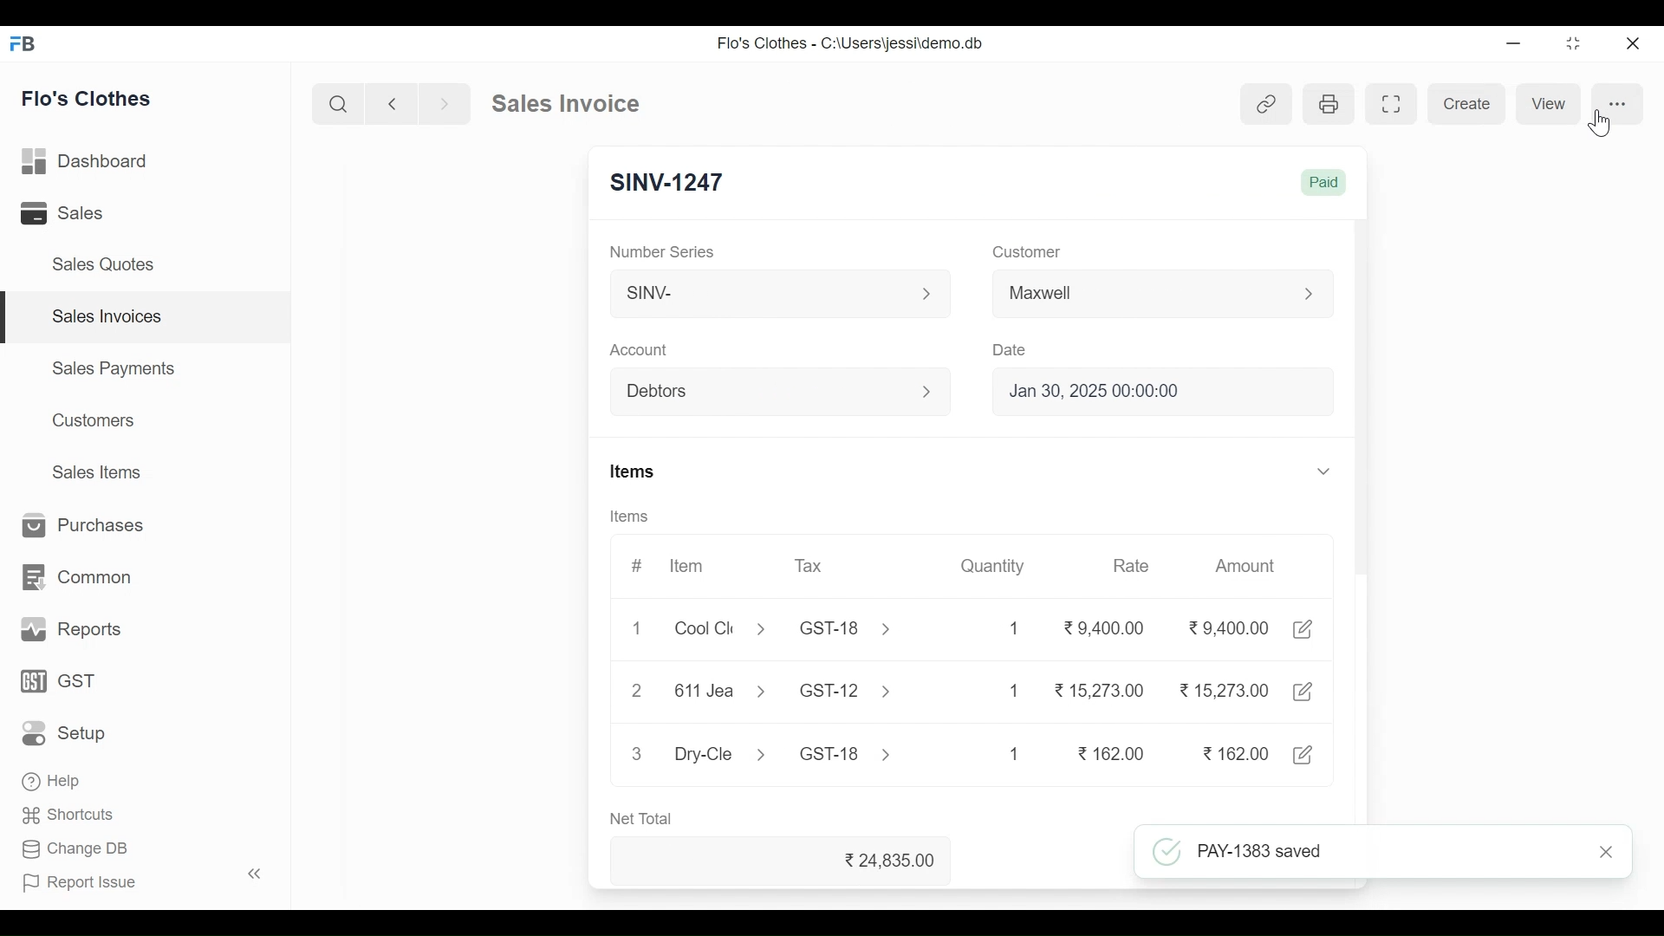 This screenshot has height=936, width=1664. I want to click on 1, so click(1011, 691).